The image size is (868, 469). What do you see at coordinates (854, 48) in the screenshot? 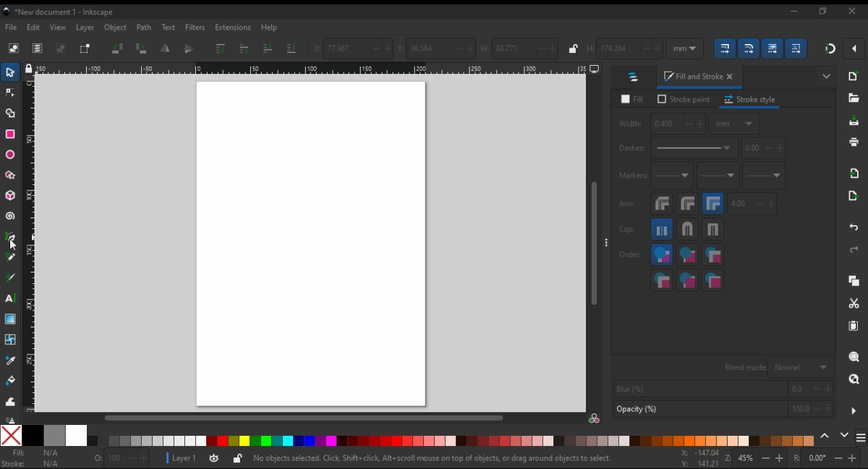
I see `snapping options` at bounding box center [854, 48].